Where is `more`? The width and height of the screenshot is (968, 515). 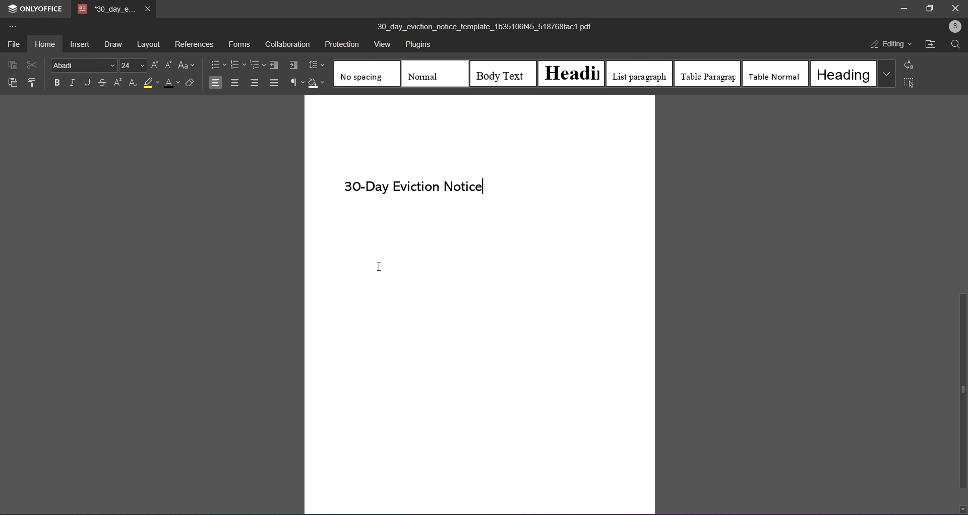
more is located at coordinates (13, 25).